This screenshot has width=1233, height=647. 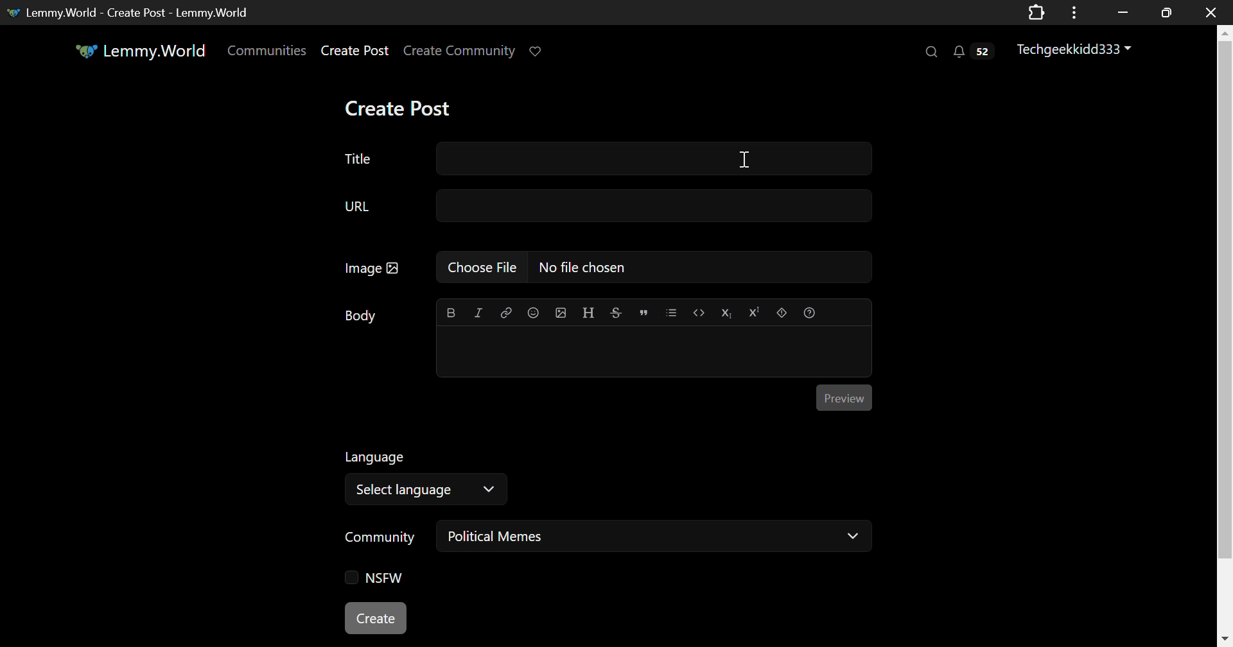 I want to click on Insert Image, so click(x=562, y=313).